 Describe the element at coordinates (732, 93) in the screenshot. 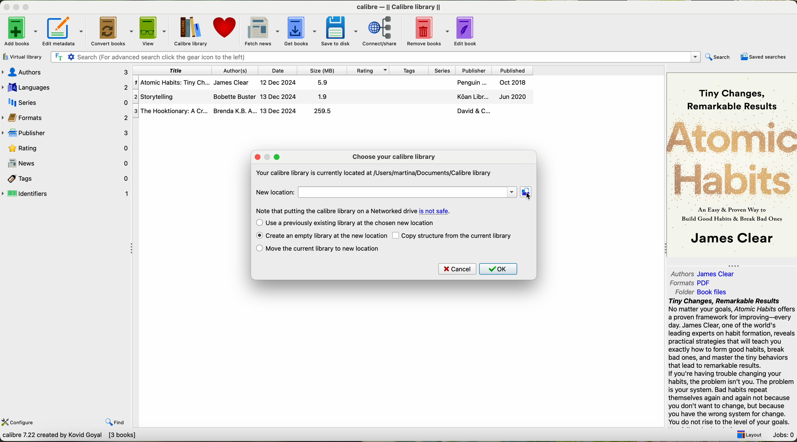

I see `Tiny Changes, Remarkable Results` at that location.